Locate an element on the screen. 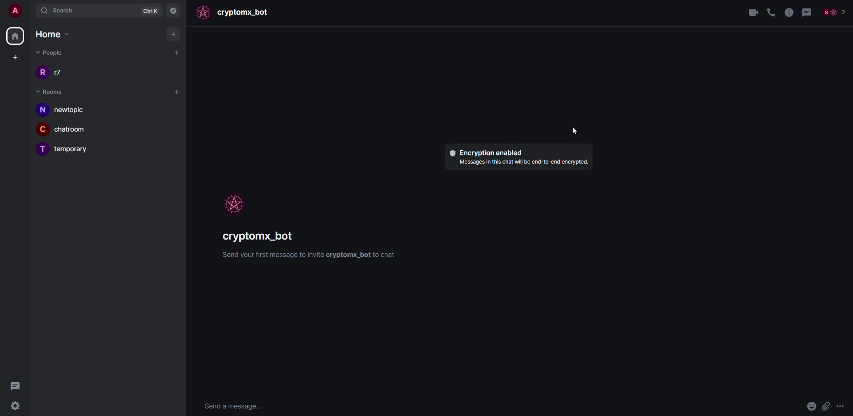 The width and height of the screenshot is (853, 416). profile is located at coordinates (233, 204).